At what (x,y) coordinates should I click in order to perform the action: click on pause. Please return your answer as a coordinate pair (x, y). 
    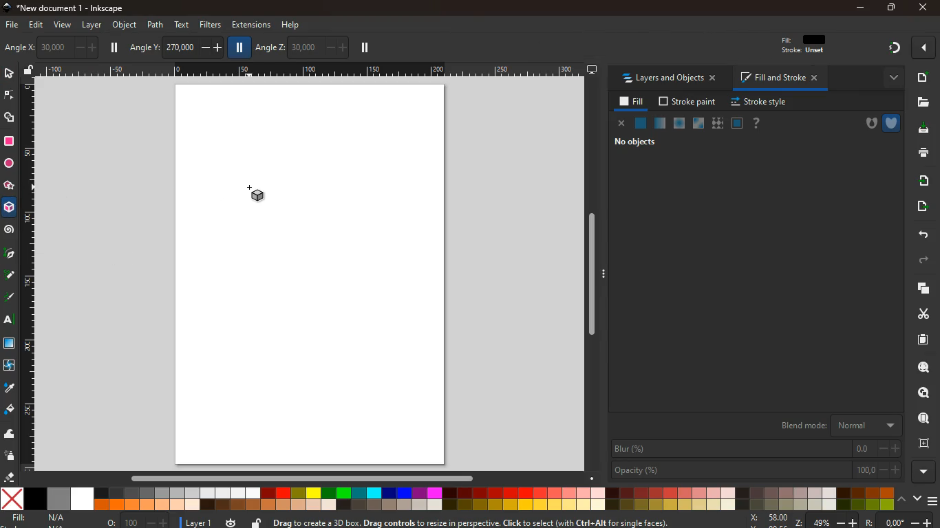
    Looking at the image, I should click on (364, 48).